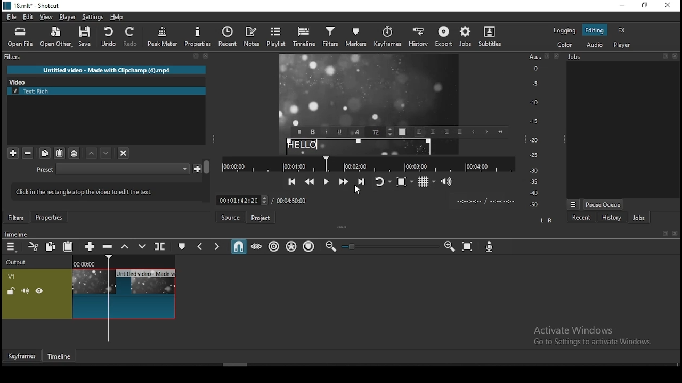 The image size is (682, 383). What do you see at coordinates (357, 132) in the screenshot?
I see `Font Style` at bounding box center [357, 132].